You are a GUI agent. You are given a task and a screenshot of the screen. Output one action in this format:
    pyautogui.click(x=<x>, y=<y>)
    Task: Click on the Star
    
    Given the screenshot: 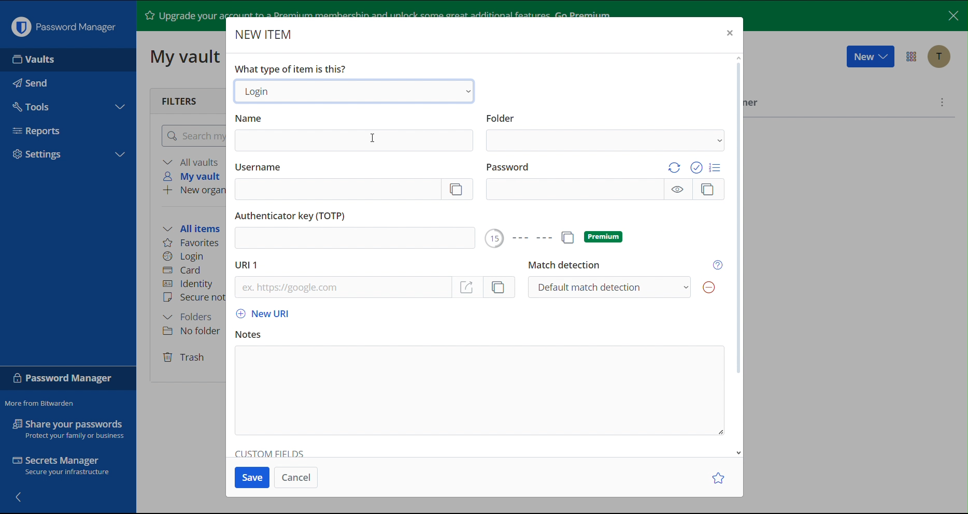 What is the action you would take?
    pyautogui.click(x=719, y=477)
    